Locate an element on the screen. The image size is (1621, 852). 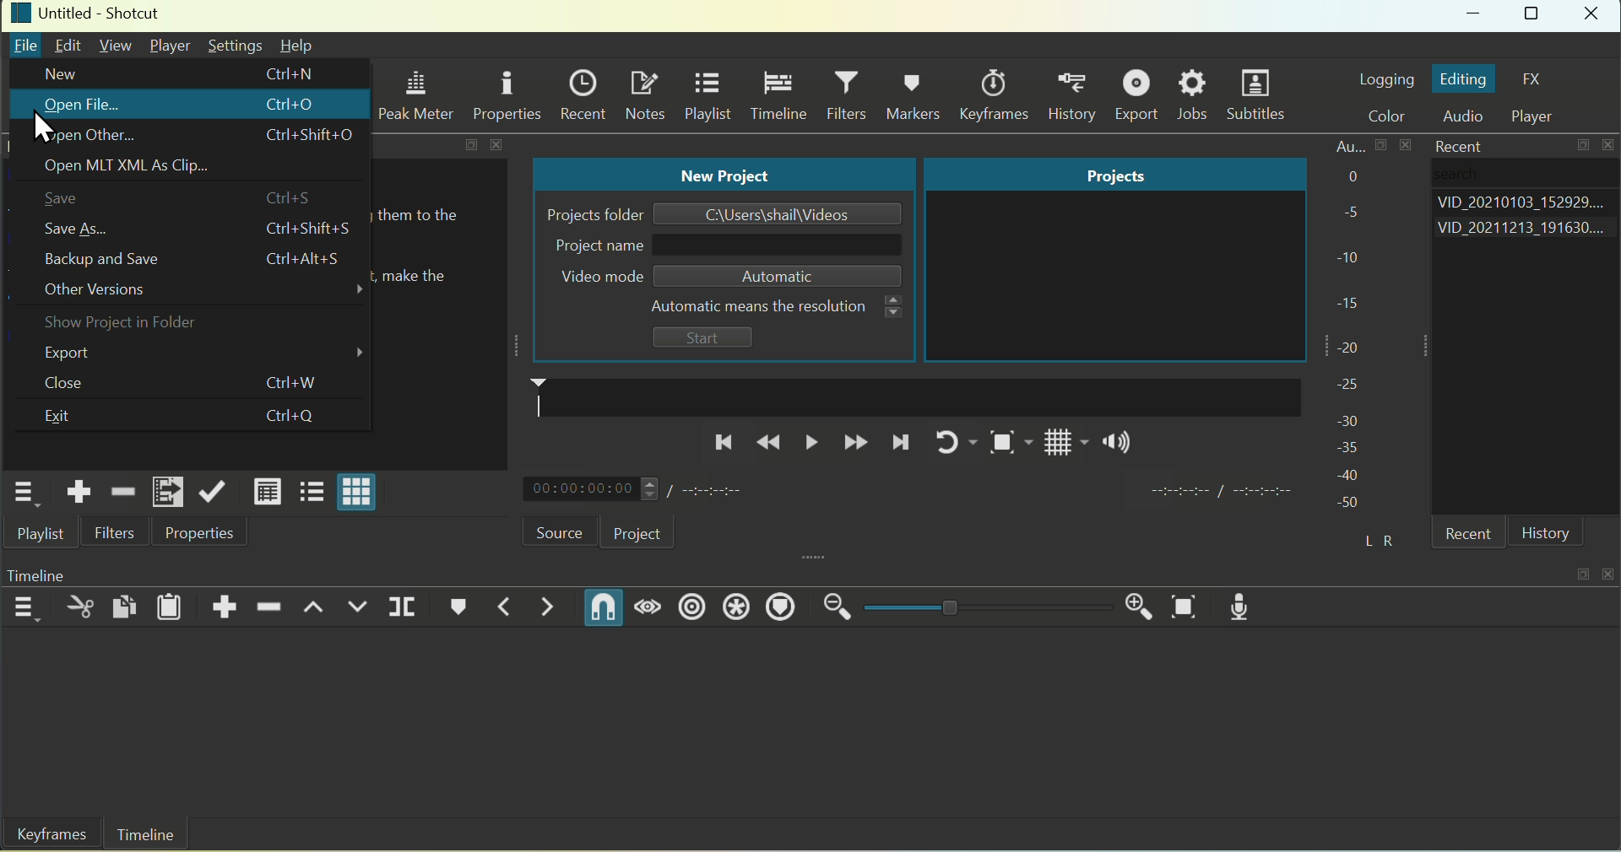
 is located at coordinates (1536, 79).